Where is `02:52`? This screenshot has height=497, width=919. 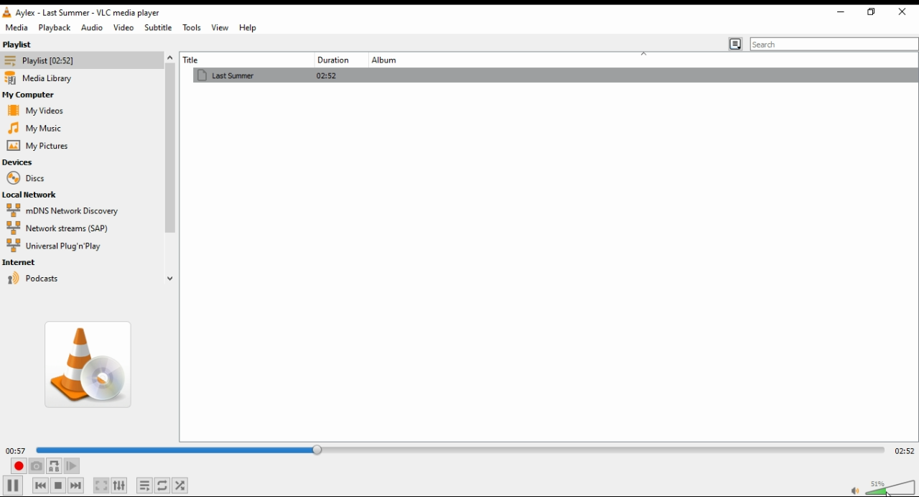
02:52 is located at coordinates (905, 449).